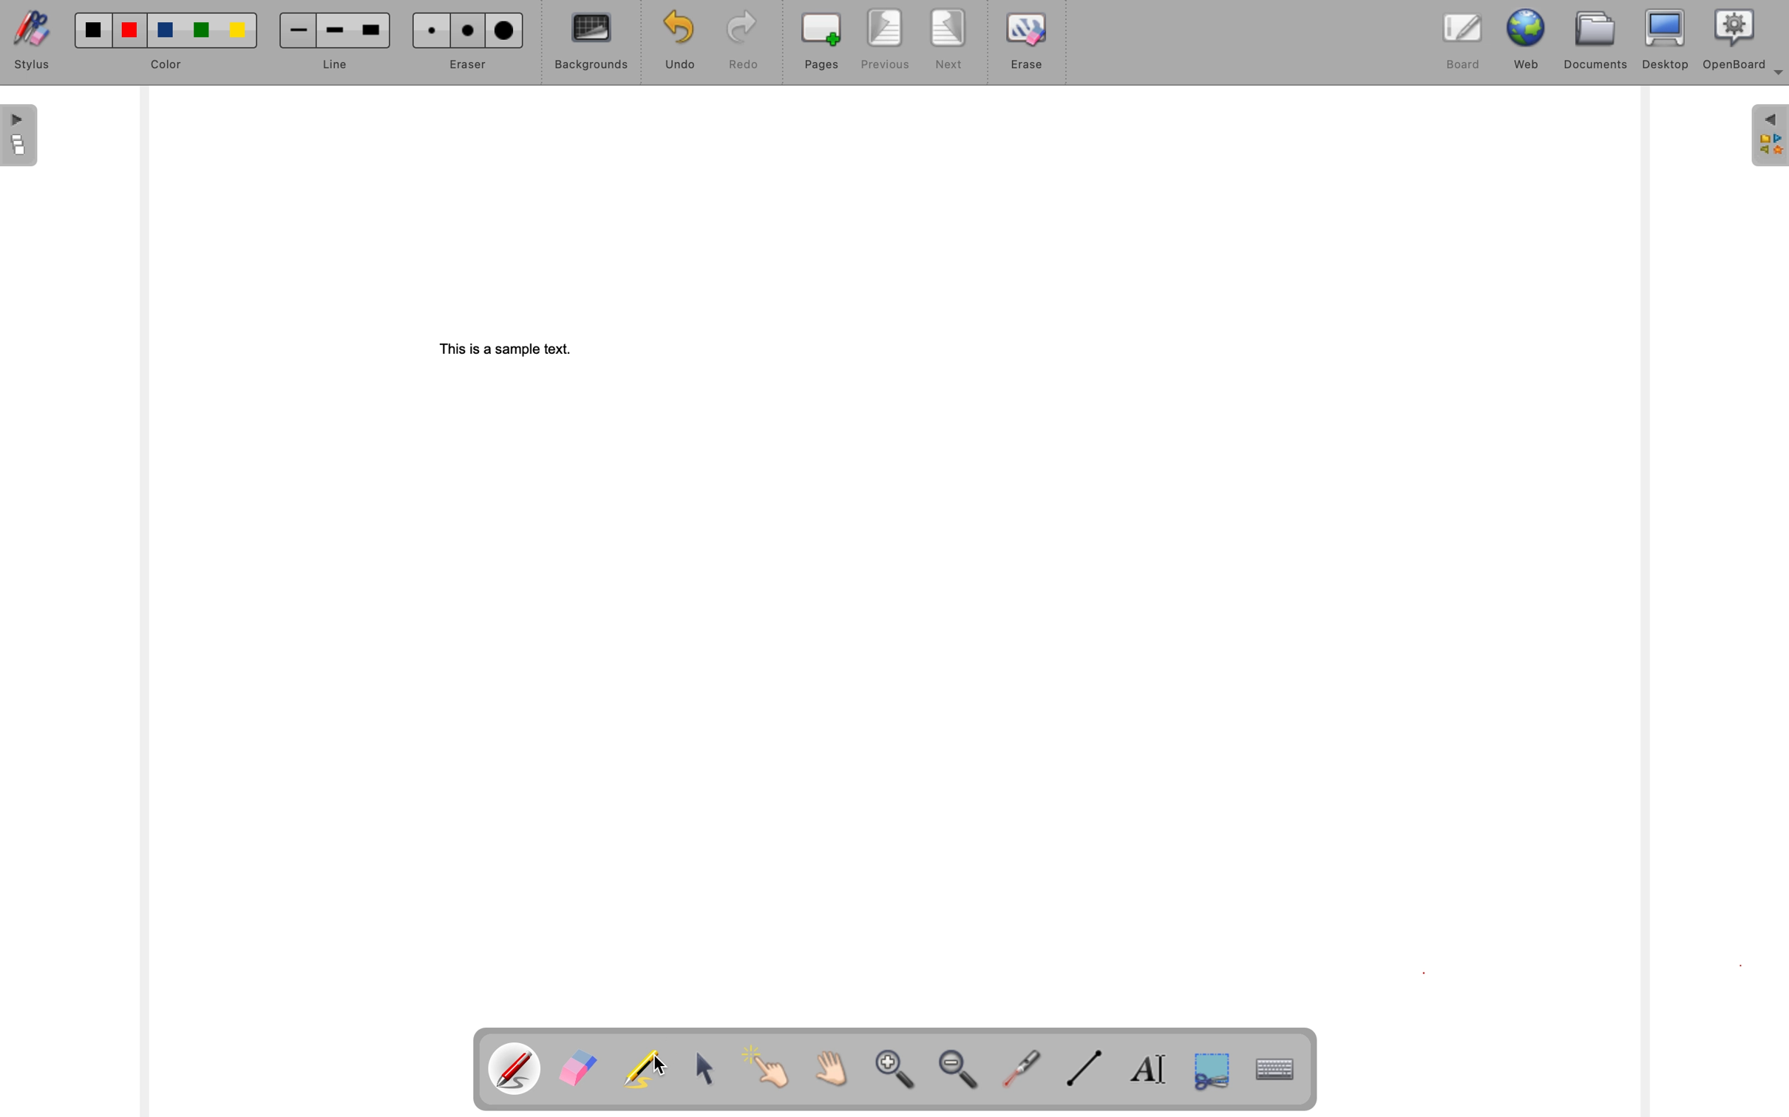  What do you see at coordinates (238, 31) in the screenshot?
I see `Color 5` at bounding box center [238, 31].